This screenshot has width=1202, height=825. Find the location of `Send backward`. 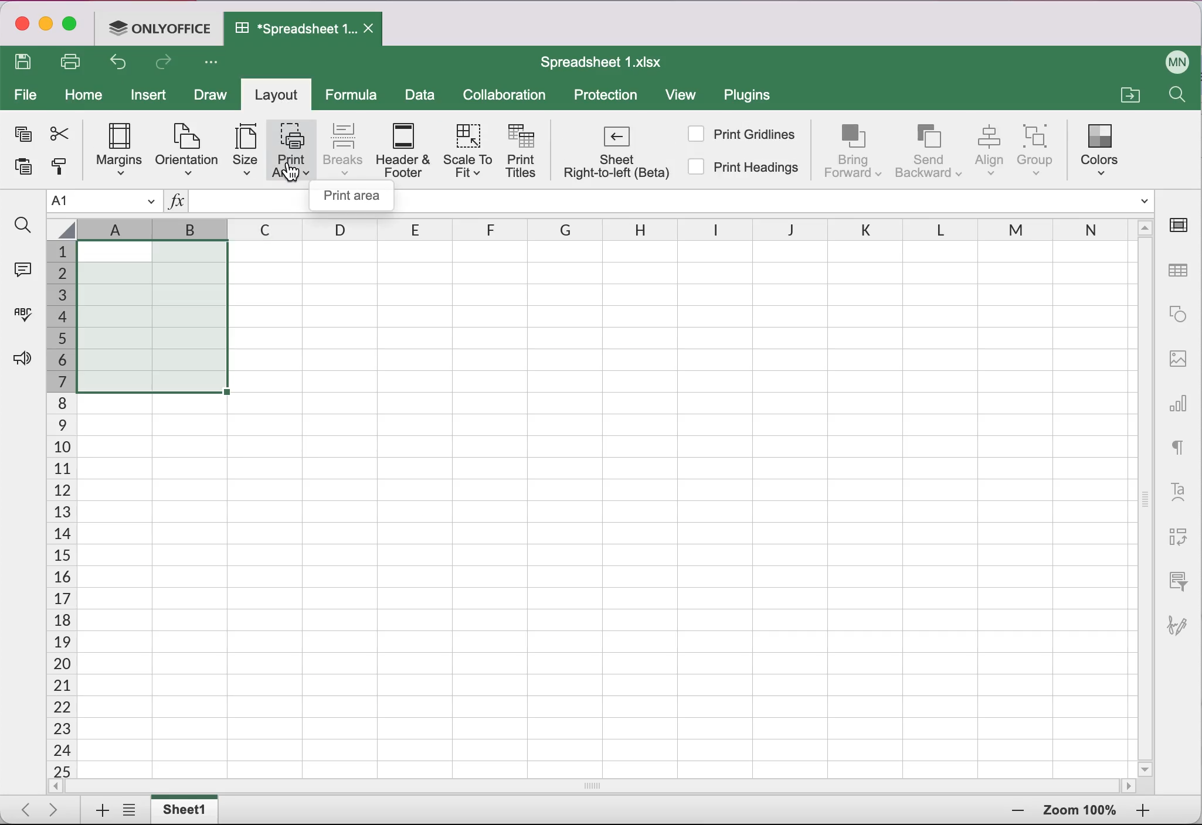

Send backward is located at coordinates (929, 150).